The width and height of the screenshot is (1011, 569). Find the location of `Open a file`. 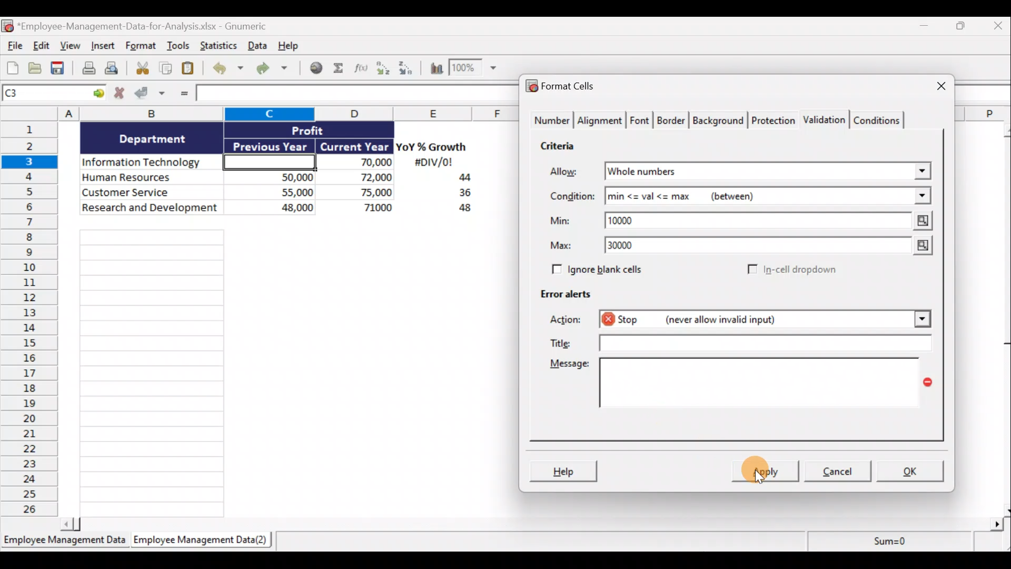

Open a file is located at coordinates (35, 68).